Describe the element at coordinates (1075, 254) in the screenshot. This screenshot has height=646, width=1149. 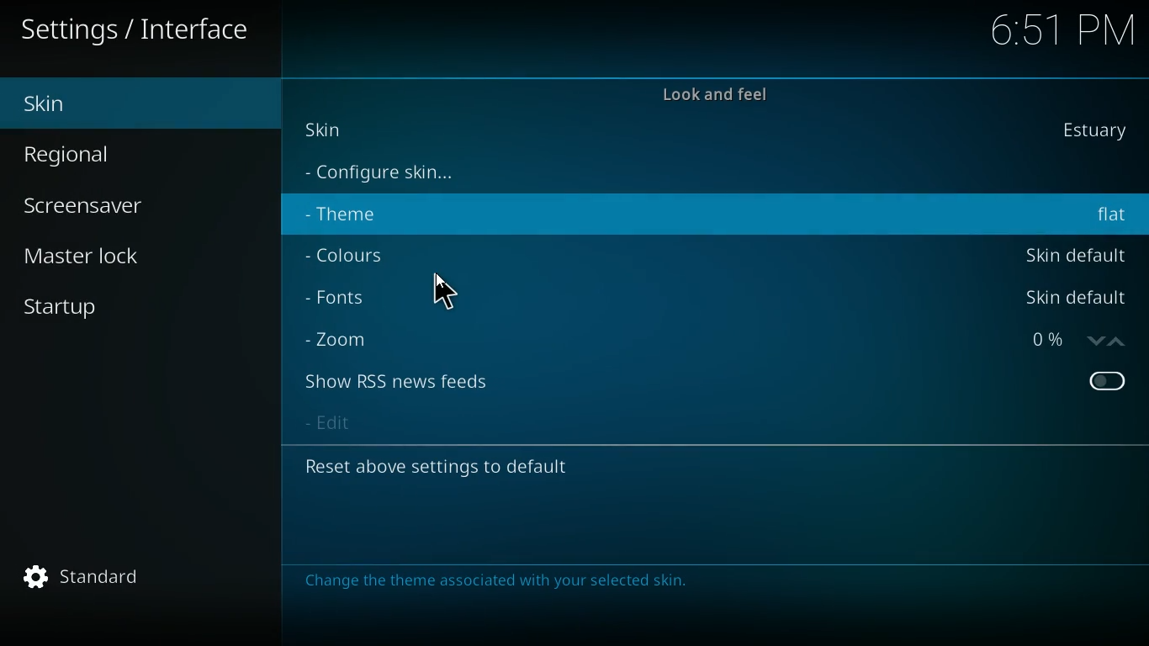
I see `skin default` at that location.